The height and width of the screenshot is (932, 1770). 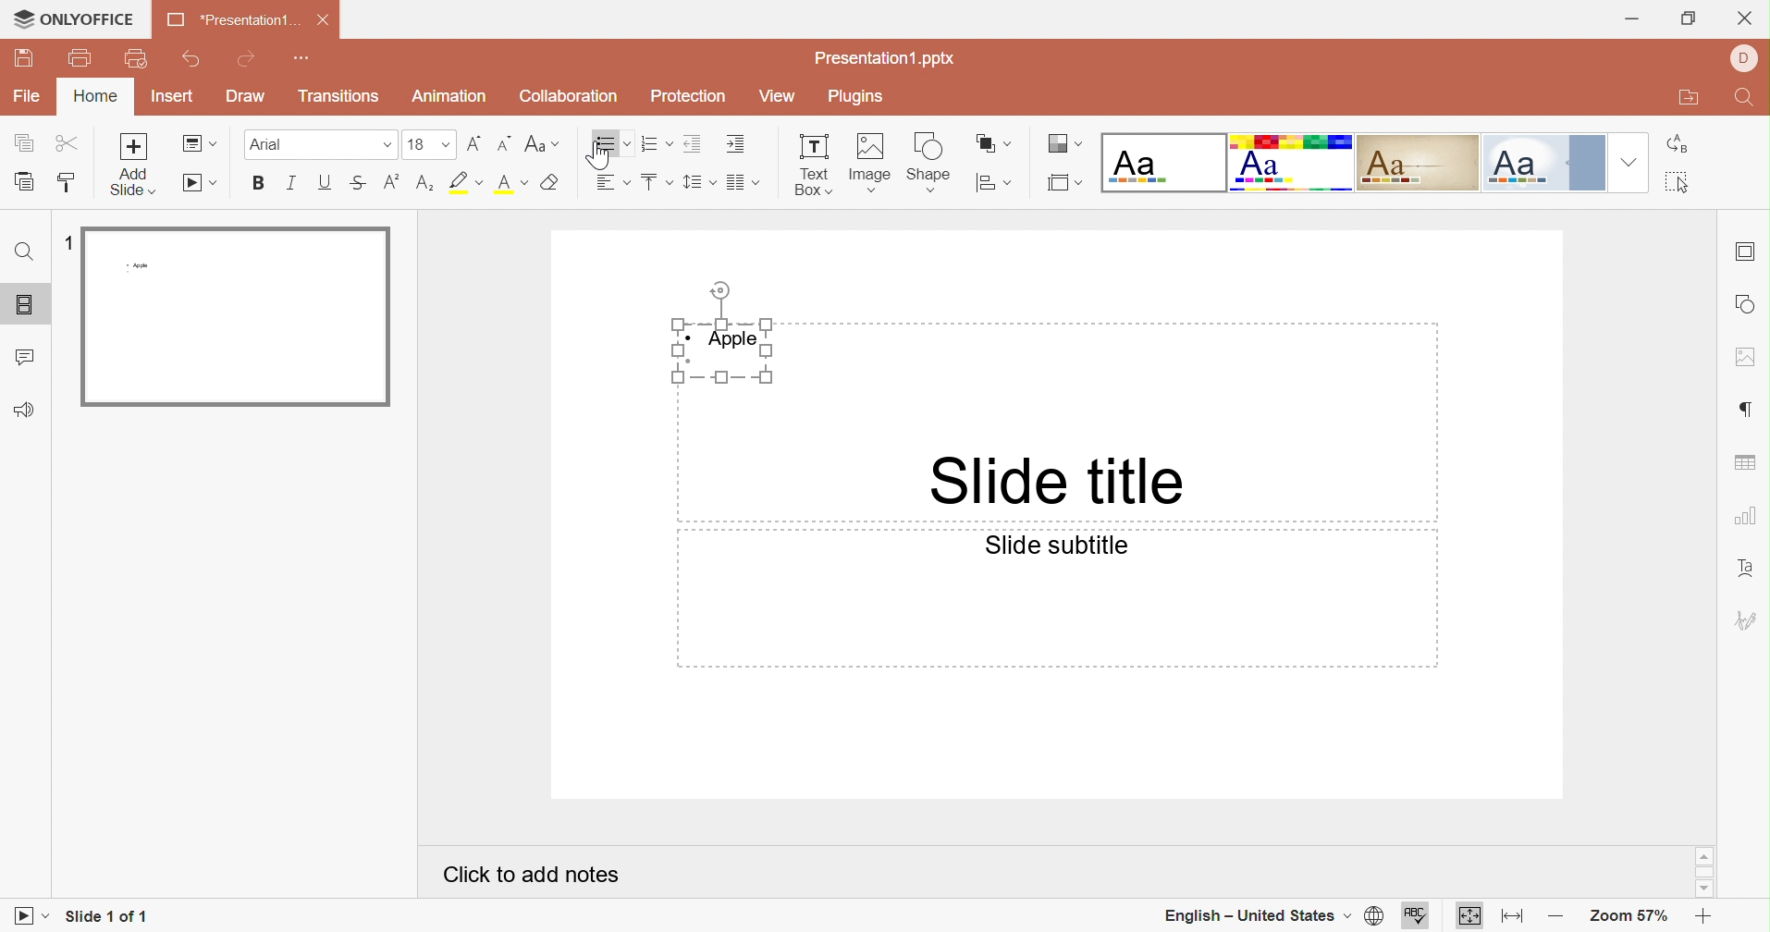 What do you see at coordinates (1067, 184) in the screenshot?
I see `Select slide size` at bounding box center [1067, 184].